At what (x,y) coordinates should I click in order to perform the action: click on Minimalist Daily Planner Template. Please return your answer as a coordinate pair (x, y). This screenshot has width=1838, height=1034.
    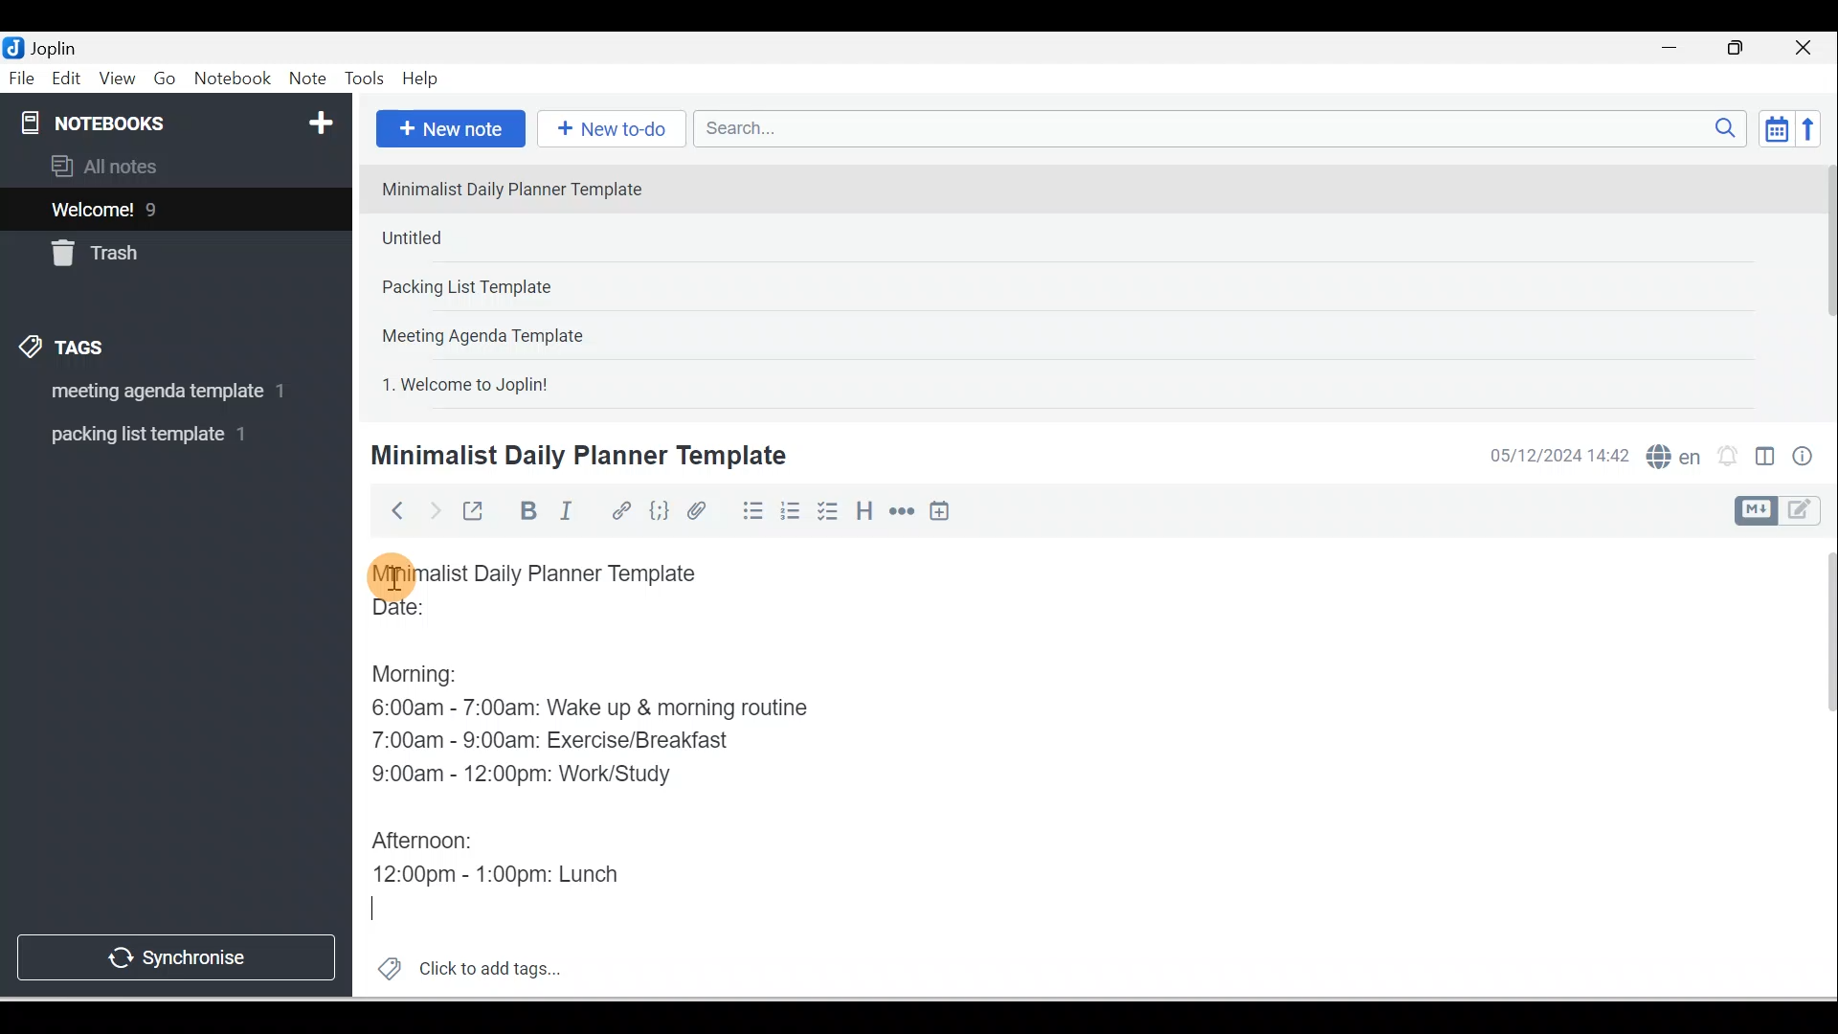
    Looking at the image, I should click on (575, 456).